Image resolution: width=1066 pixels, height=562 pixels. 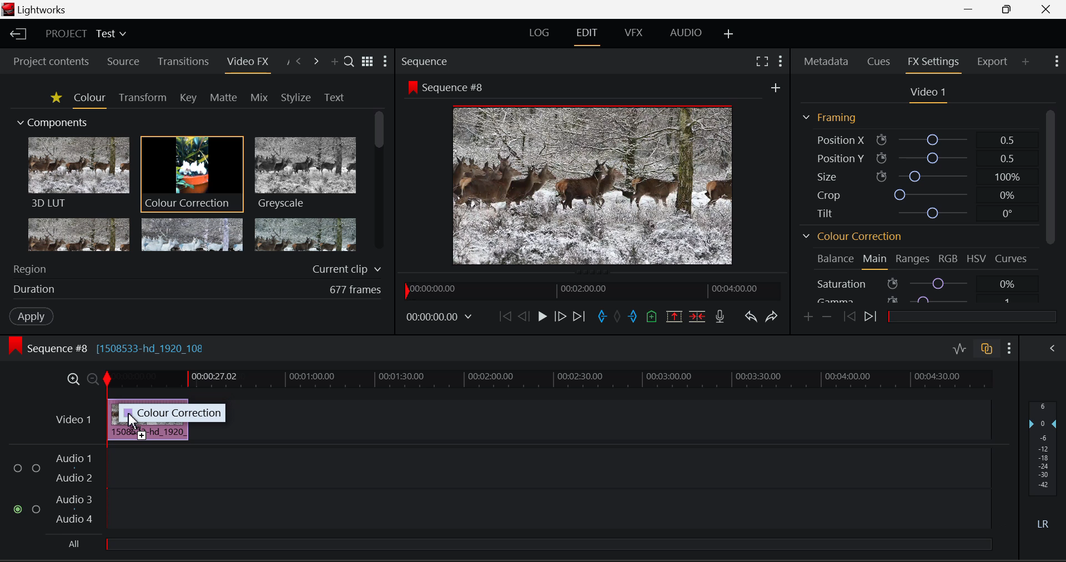 I want to click on Metadata, so click(x=826, y=62).